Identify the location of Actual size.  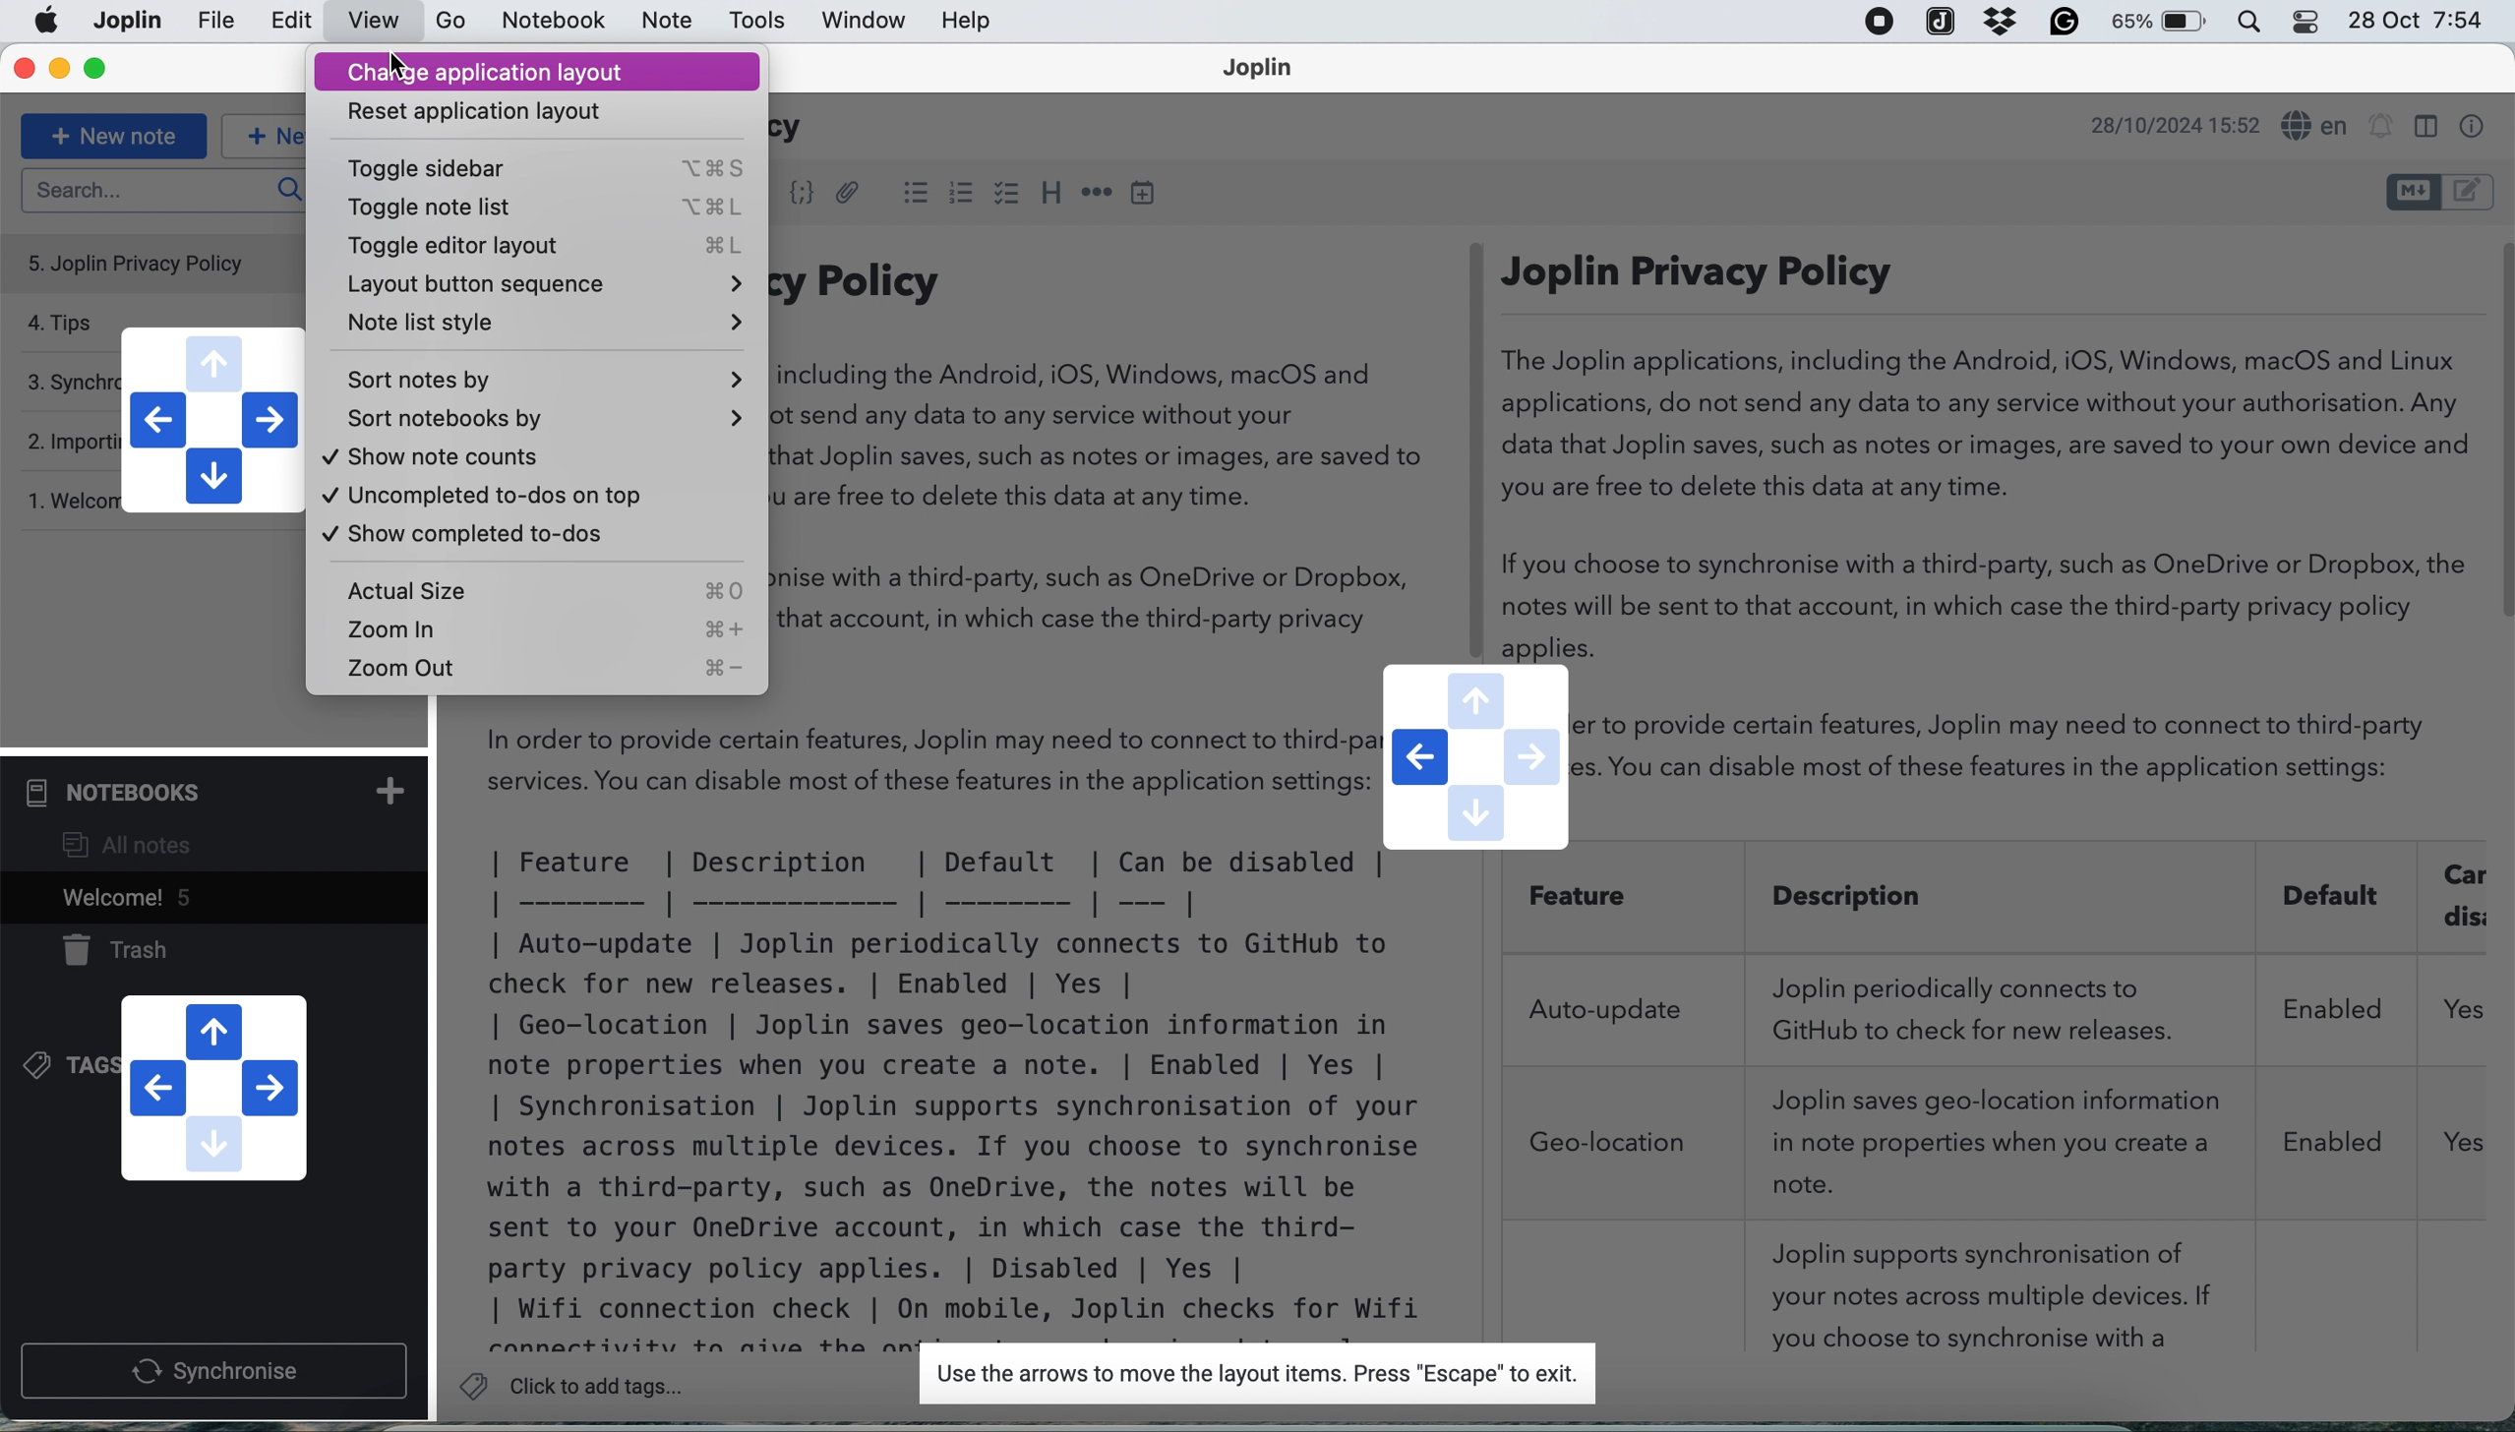
(535, 589).